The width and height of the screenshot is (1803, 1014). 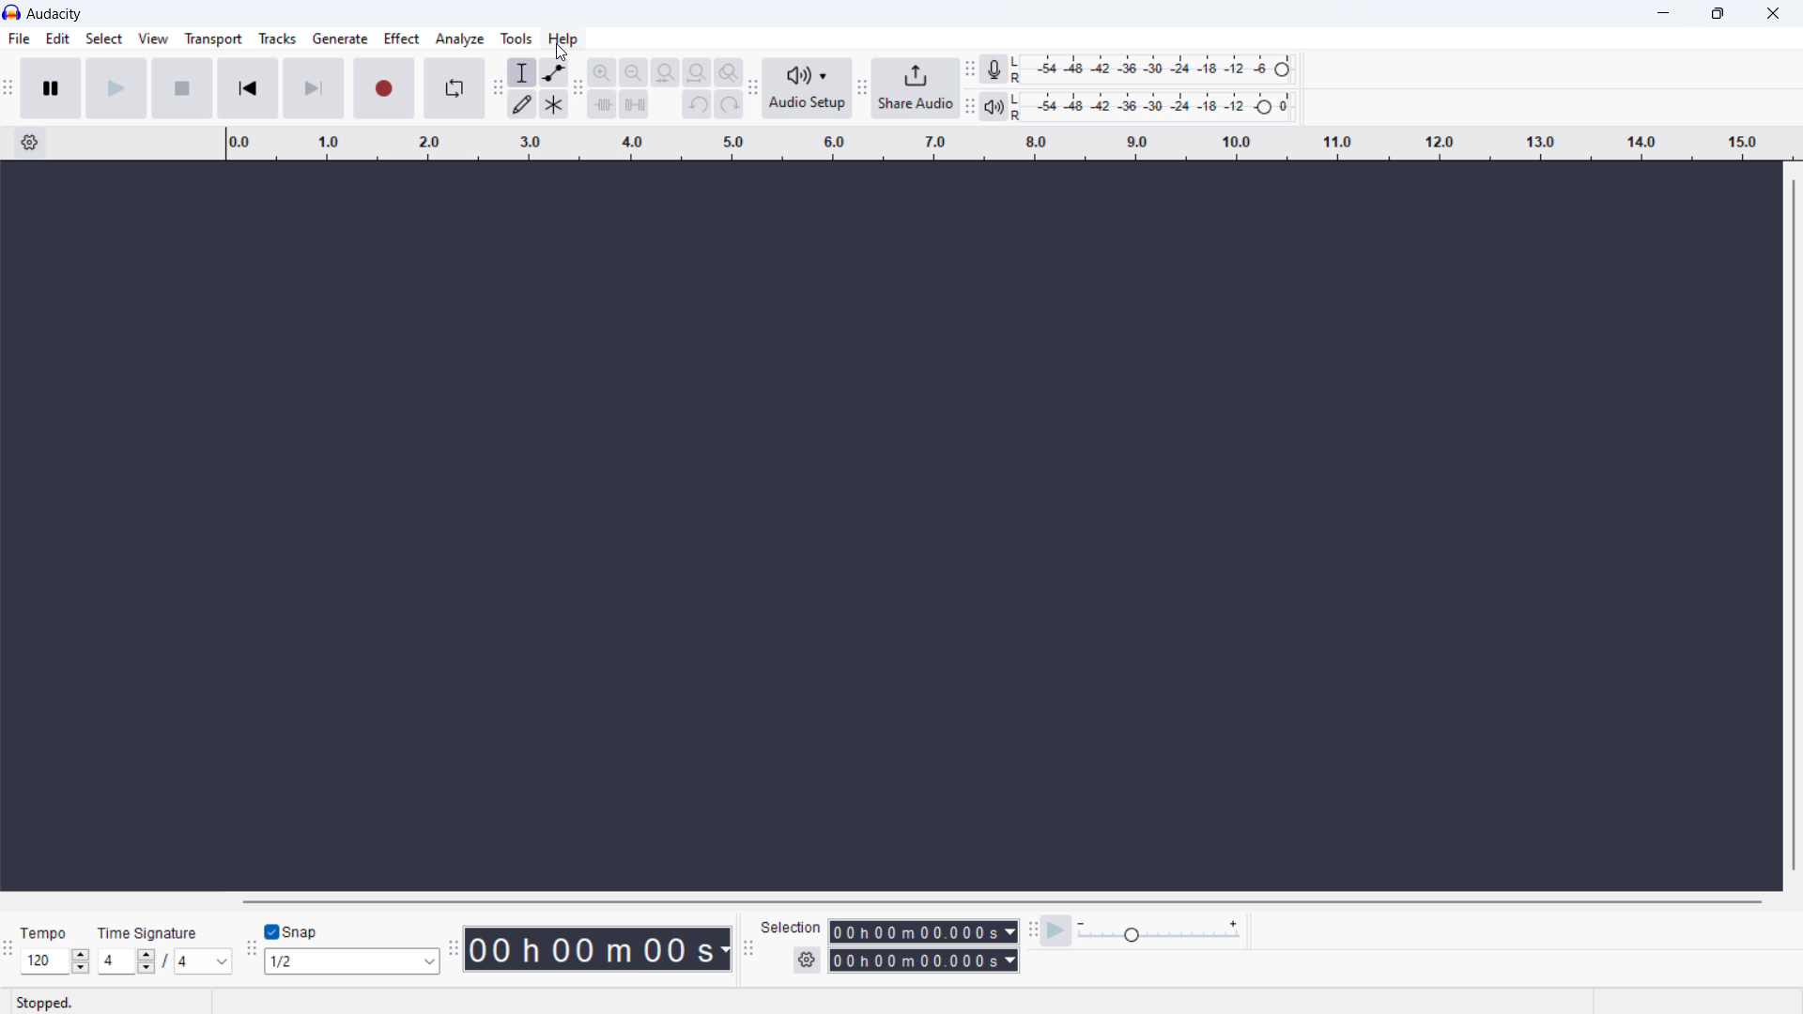 I want to click on time signature toolbar, so click(x=8, y=951).